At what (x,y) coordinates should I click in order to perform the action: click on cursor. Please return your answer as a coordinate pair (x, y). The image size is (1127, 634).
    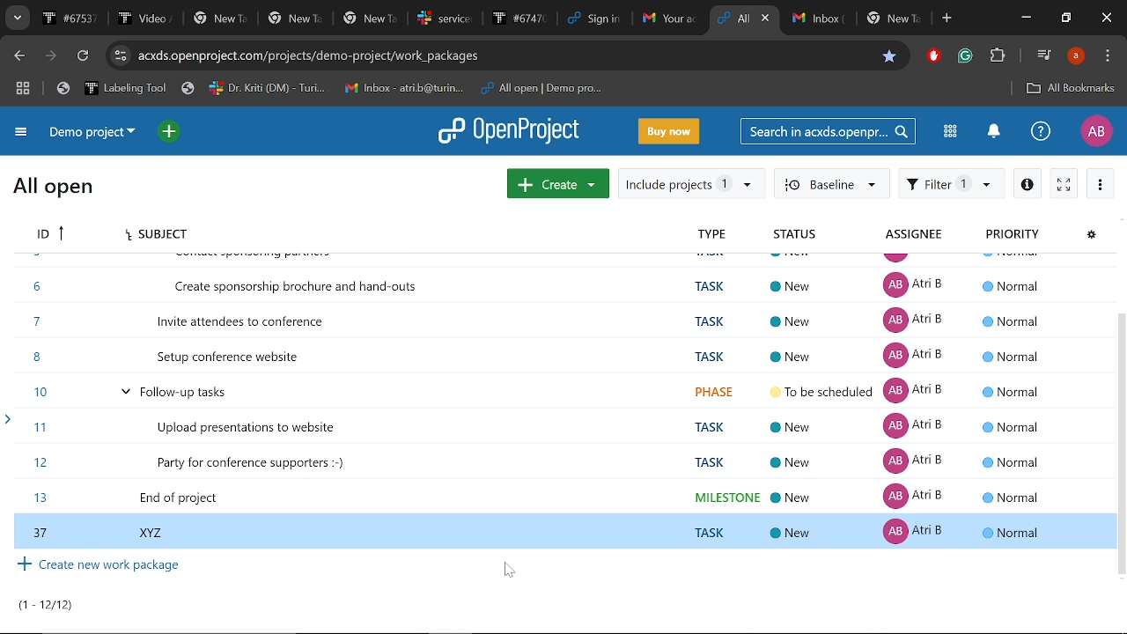
    Looking at the image, I should click on (504, 571).